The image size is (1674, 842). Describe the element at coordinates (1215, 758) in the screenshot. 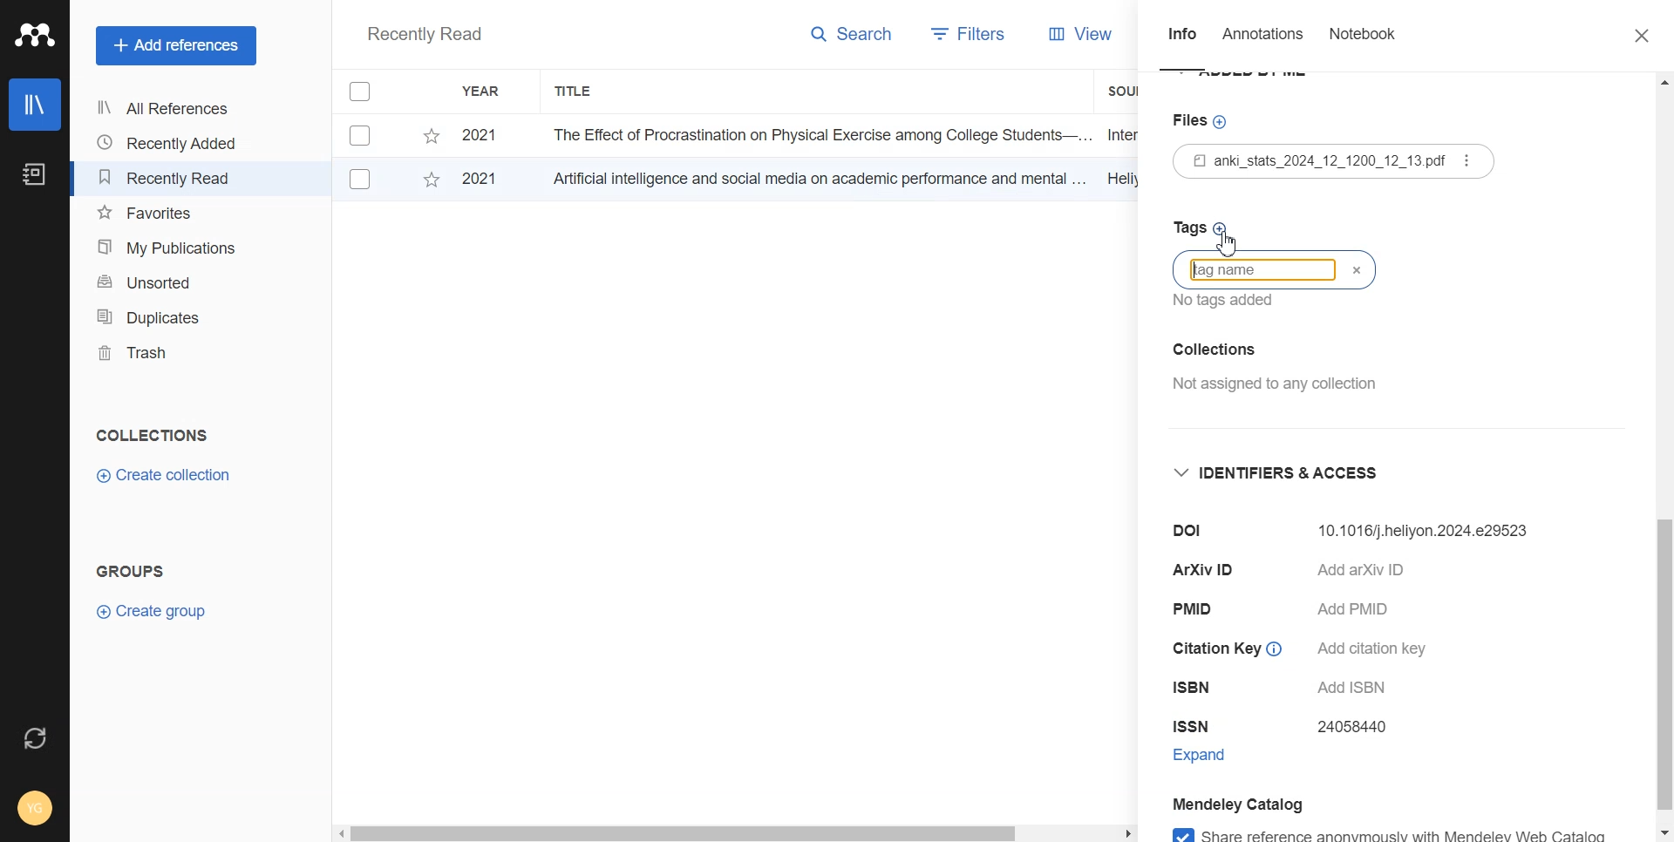

I see `Expand` at that location.